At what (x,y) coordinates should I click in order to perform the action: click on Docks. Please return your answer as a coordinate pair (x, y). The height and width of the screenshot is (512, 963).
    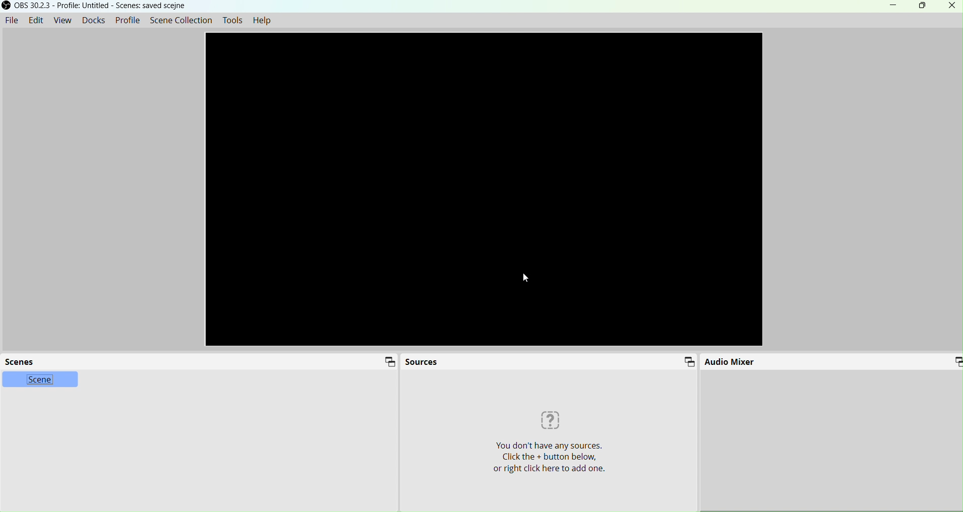
    Looking at the image, I should click on (94, 20).